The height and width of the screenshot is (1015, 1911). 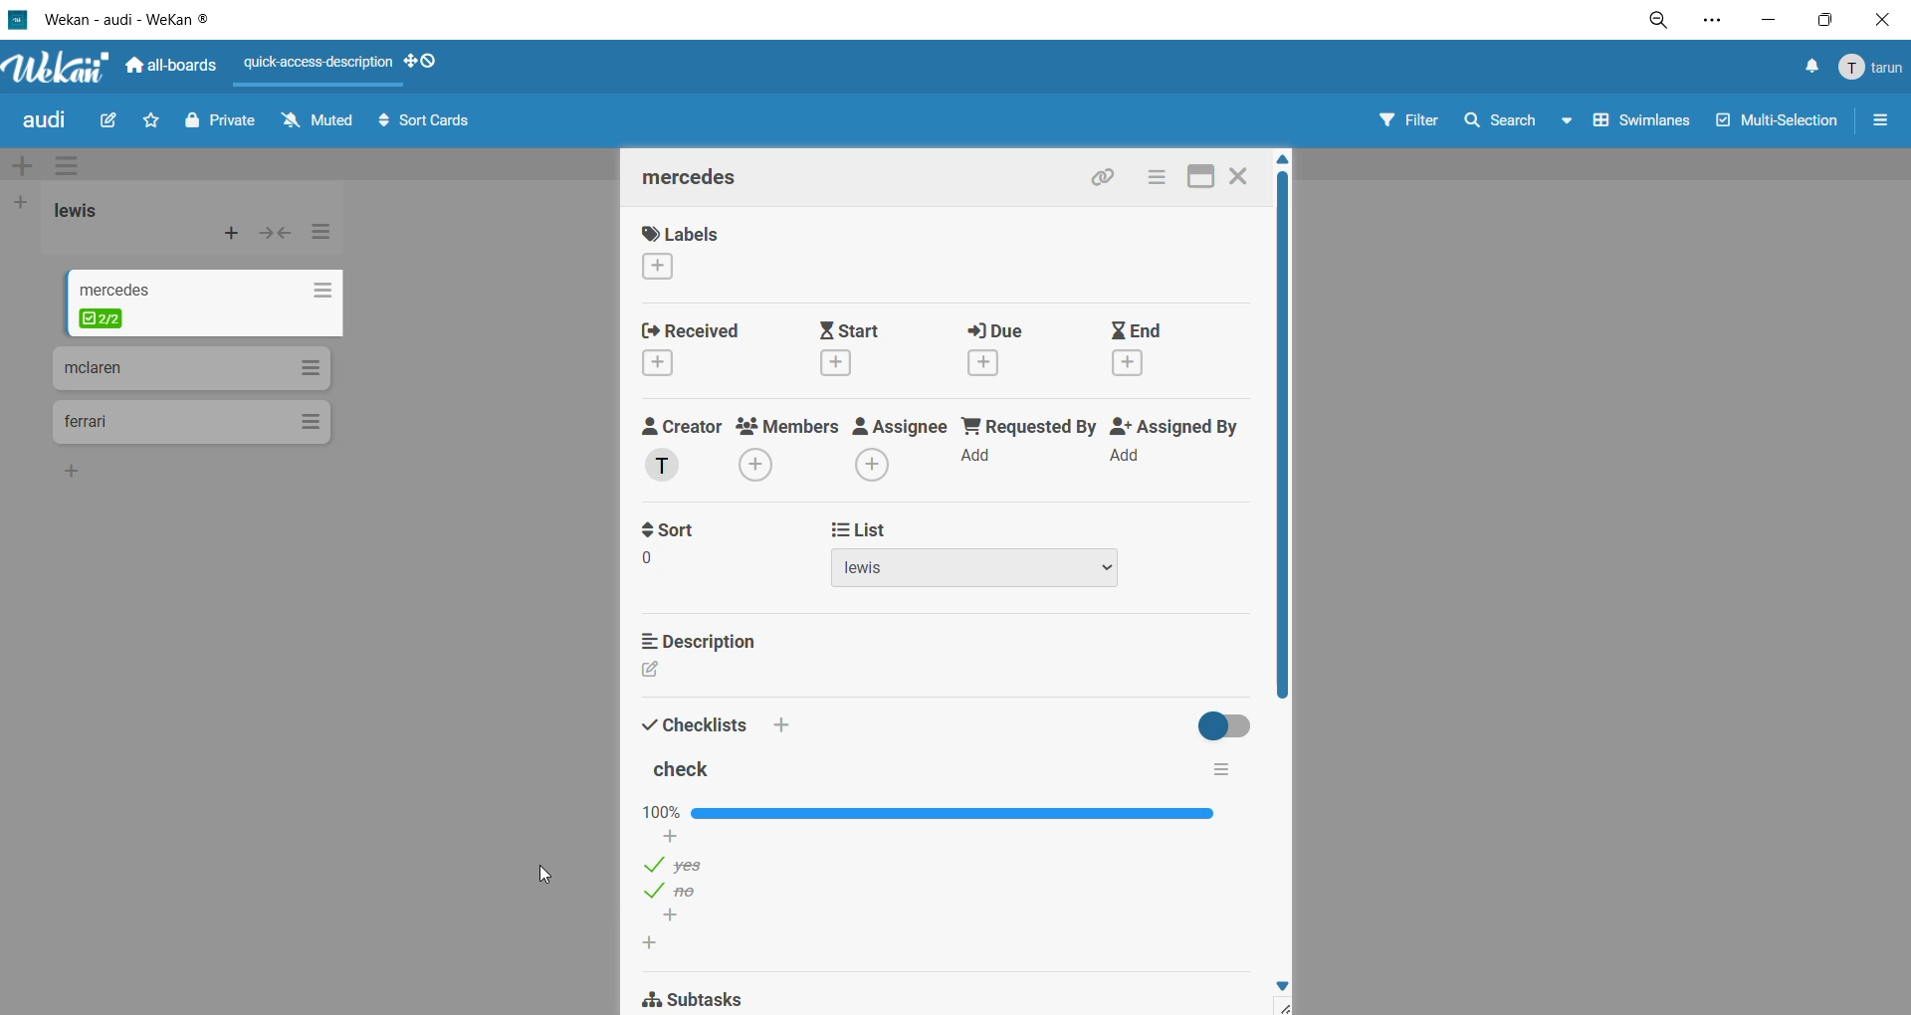 What do you see at coordinates (1163, 178) in the screenshot?
I see `card actions` at bounding box center [1163, 178].